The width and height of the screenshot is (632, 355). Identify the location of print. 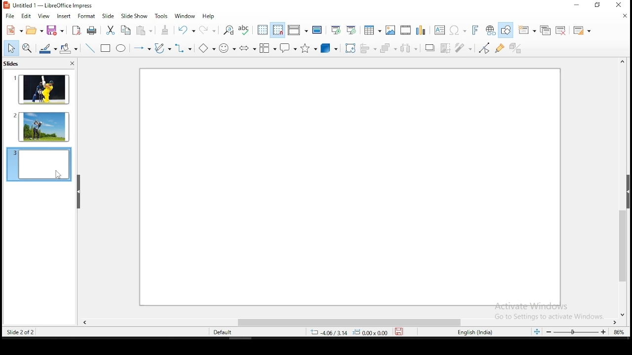
(92, 30).